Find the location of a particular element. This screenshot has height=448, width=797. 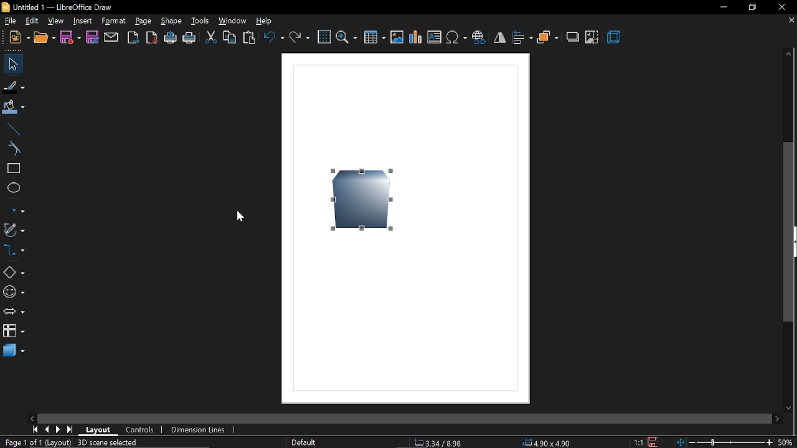

insert table is located at coordinates (375, 37).